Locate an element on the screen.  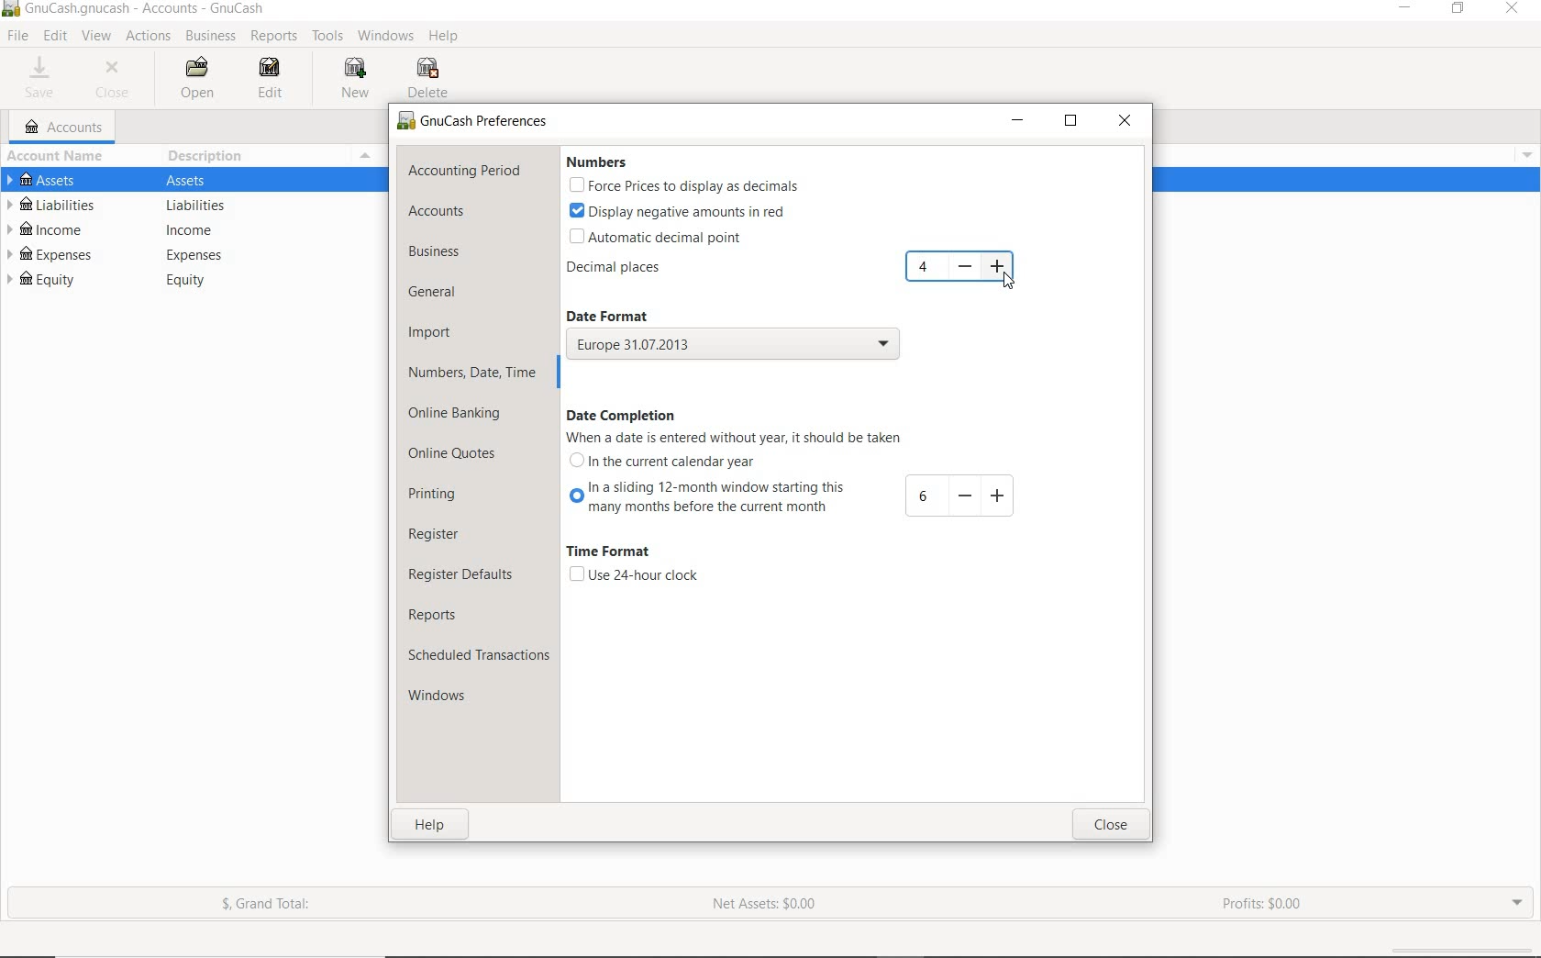
EXPAND is located at coordinates (1517, 902).